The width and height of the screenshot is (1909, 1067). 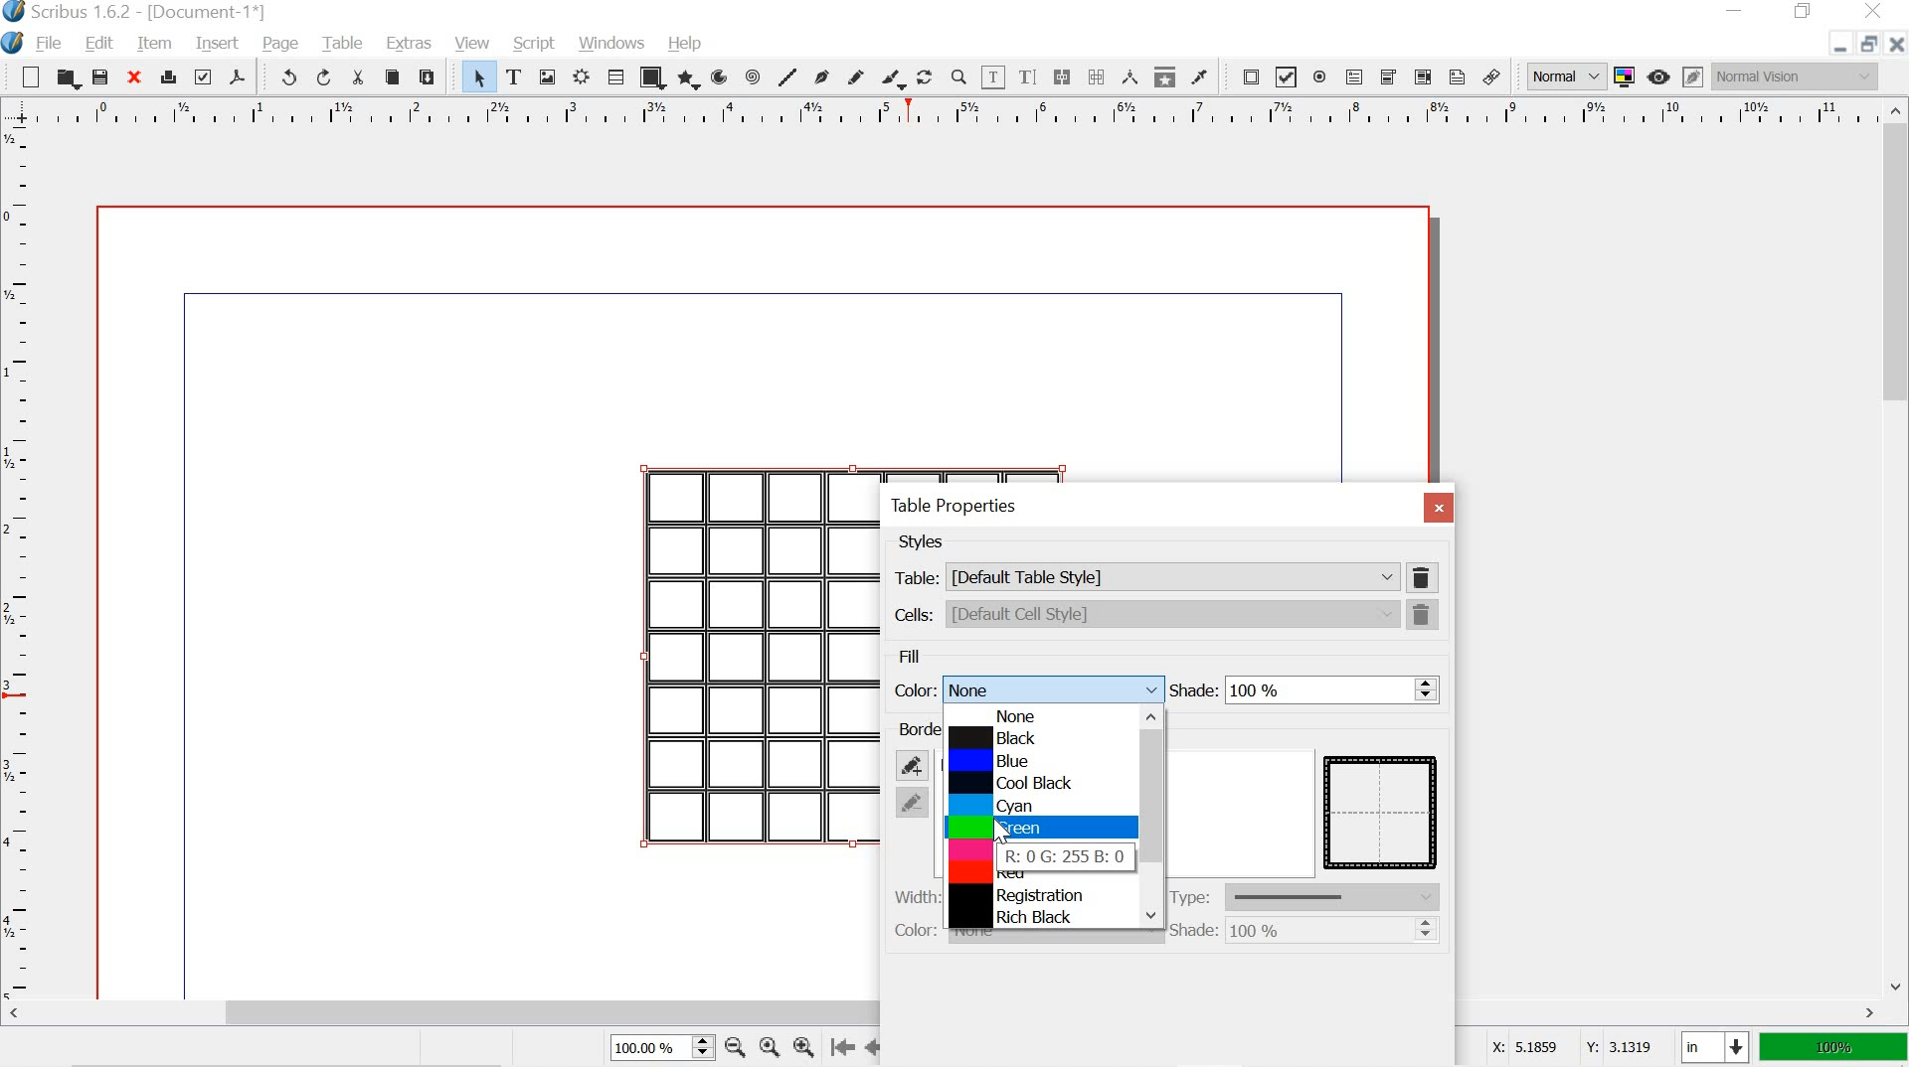 I want to click on edit in preview mode, so click(x=1692, y=75).